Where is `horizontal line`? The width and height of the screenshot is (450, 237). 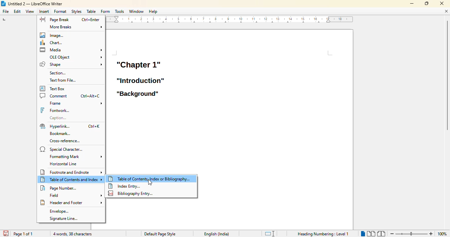
horizontal line is located at coordinates (65, 164).